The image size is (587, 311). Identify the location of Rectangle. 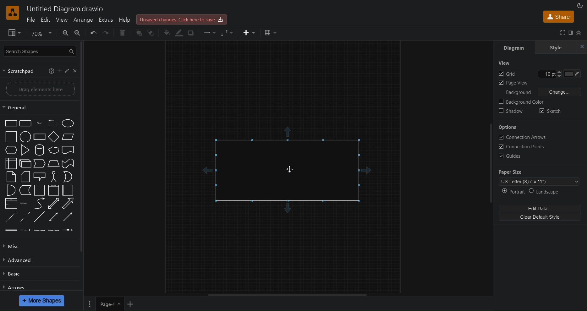
(286, 170).